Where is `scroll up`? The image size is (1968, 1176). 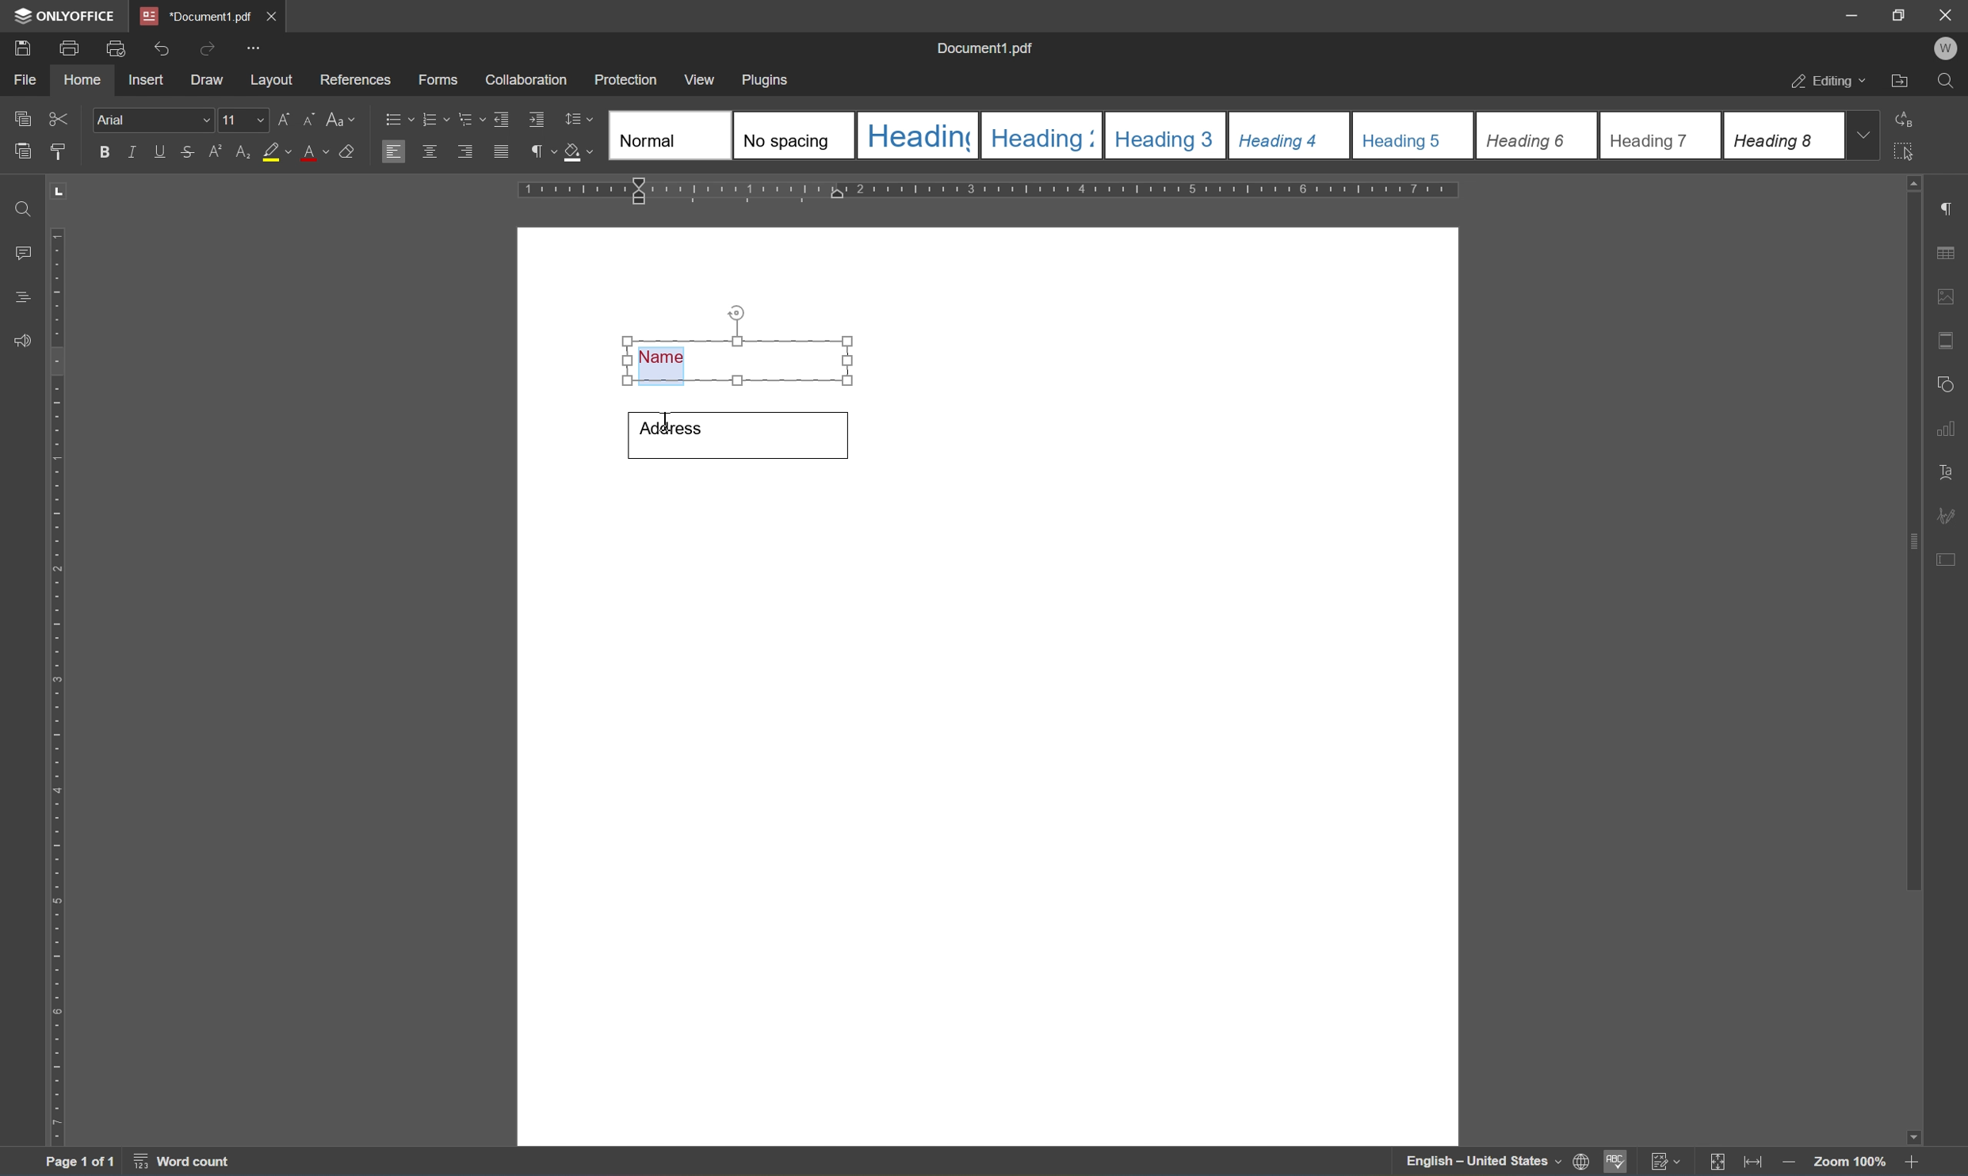 scroll up is located at coordinates (1921, 181).